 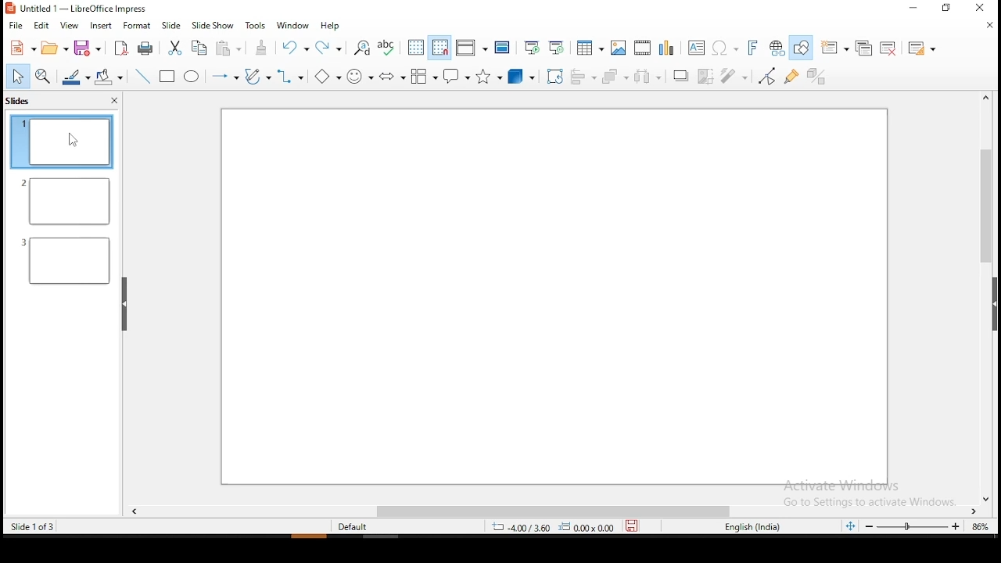 What do you see at coordinates (945, 10) in the screenshot?
I see `restore` at bounding box center [945, 10].